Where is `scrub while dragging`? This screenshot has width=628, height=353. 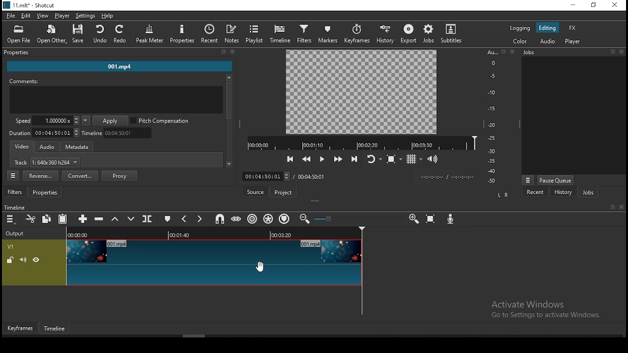
scrub while dragging is located at coordinates (235, 219).